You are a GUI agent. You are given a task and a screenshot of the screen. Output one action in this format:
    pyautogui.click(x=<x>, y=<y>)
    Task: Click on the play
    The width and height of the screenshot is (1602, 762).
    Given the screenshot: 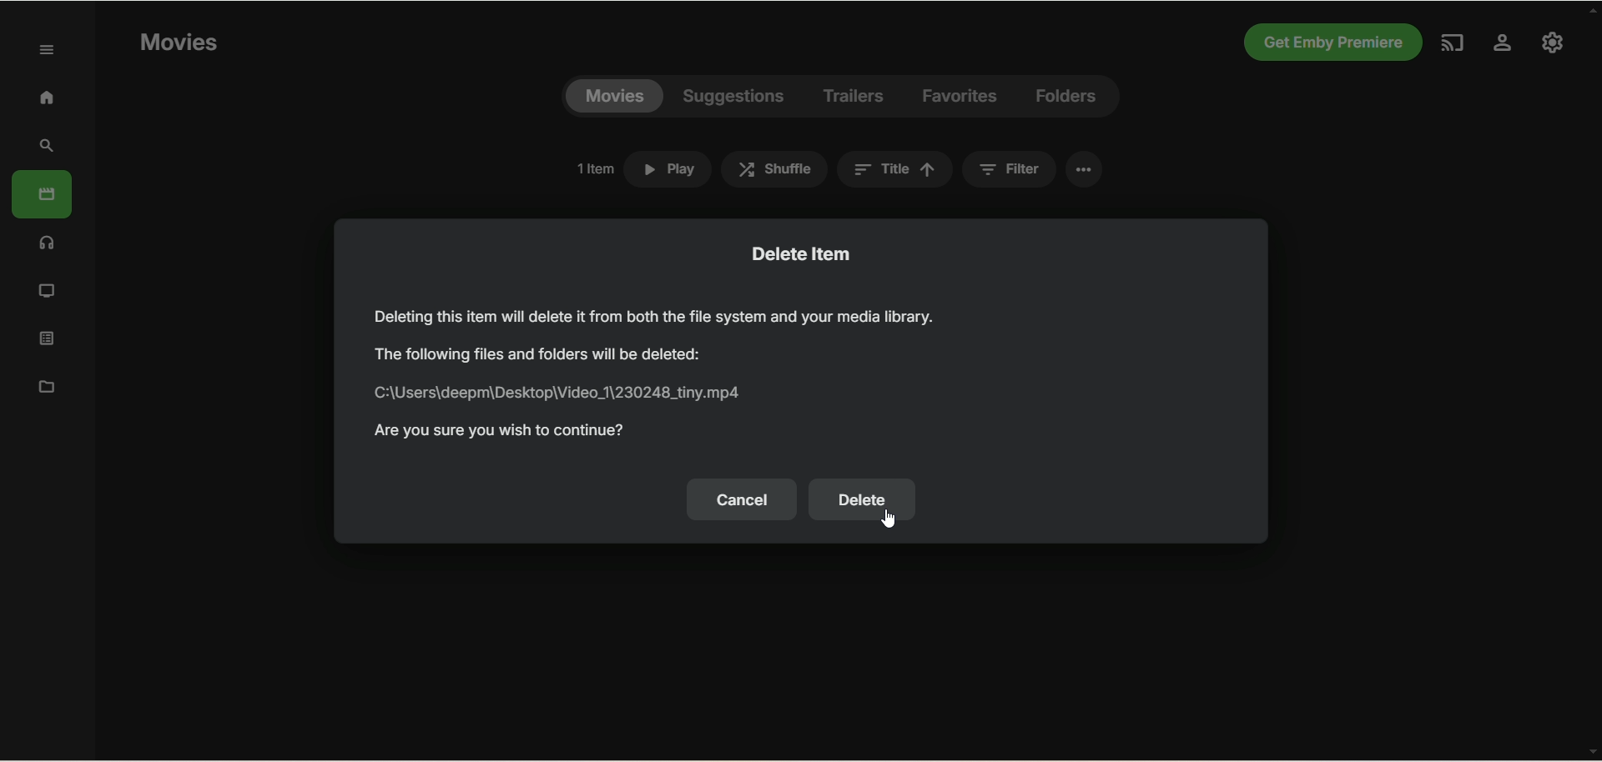 What is the action you would take?
    pyautogui.click(x=667, y=169)
    